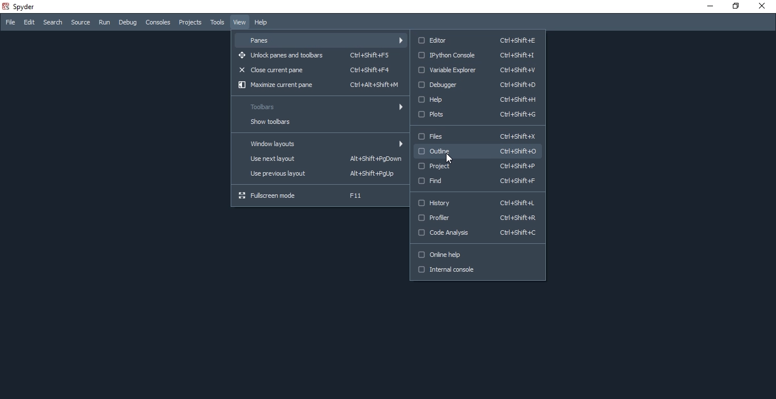 The height and width of the screenshot is (399, 776). I want to click on minimise, so click(707, 6).